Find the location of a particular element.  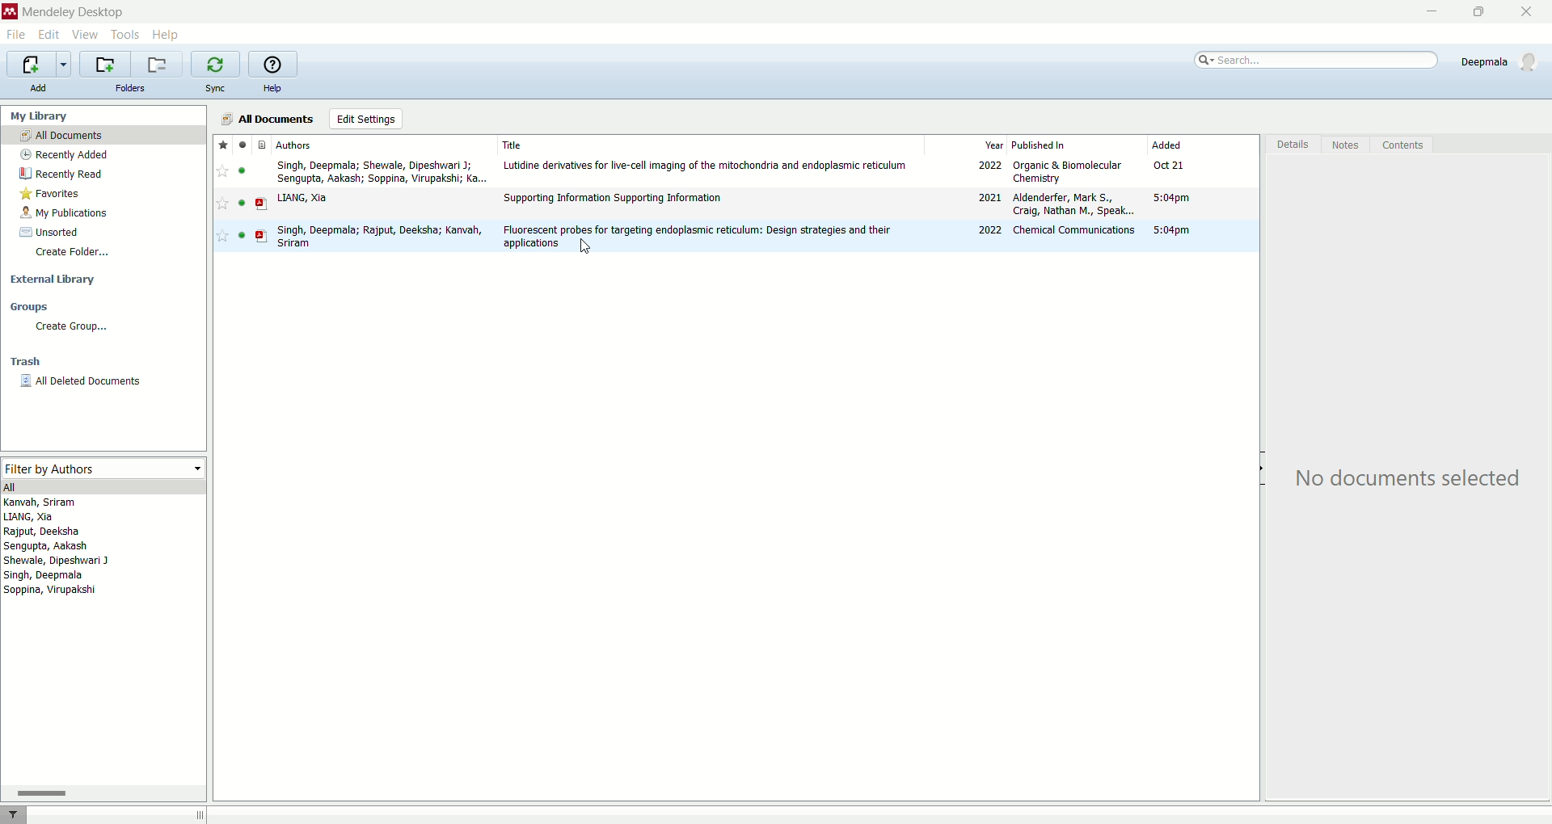

2021 is located at coordinates (986, 198).